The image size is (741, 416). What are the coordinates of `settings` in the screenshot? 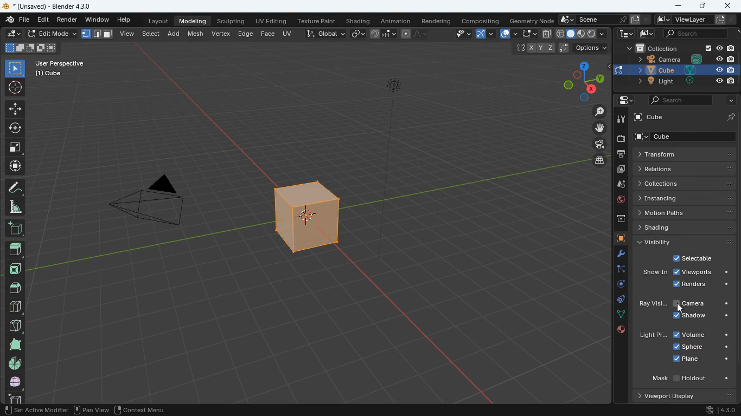 It's located at (623, 100).